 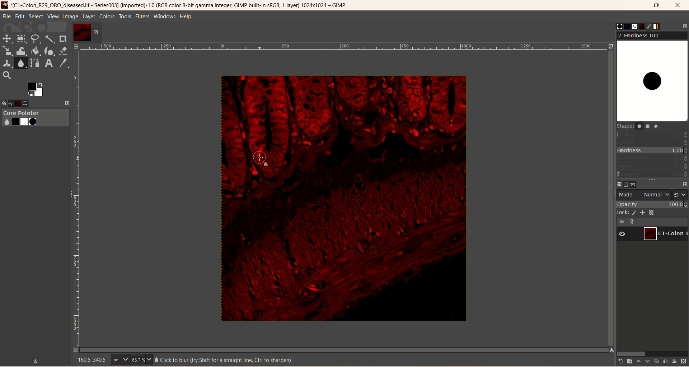 I want to click on filters, so click(x=141, y=16).